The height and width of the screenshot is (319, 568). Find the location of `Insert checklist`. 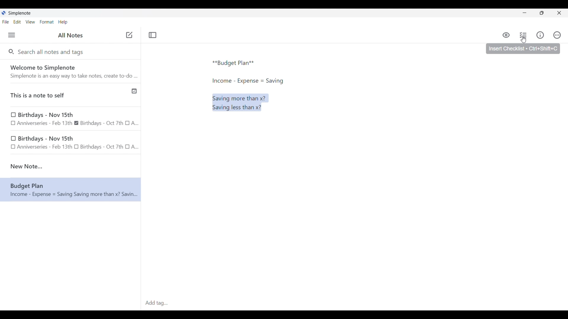

Insert checklist is located at coordinates (524, 35).